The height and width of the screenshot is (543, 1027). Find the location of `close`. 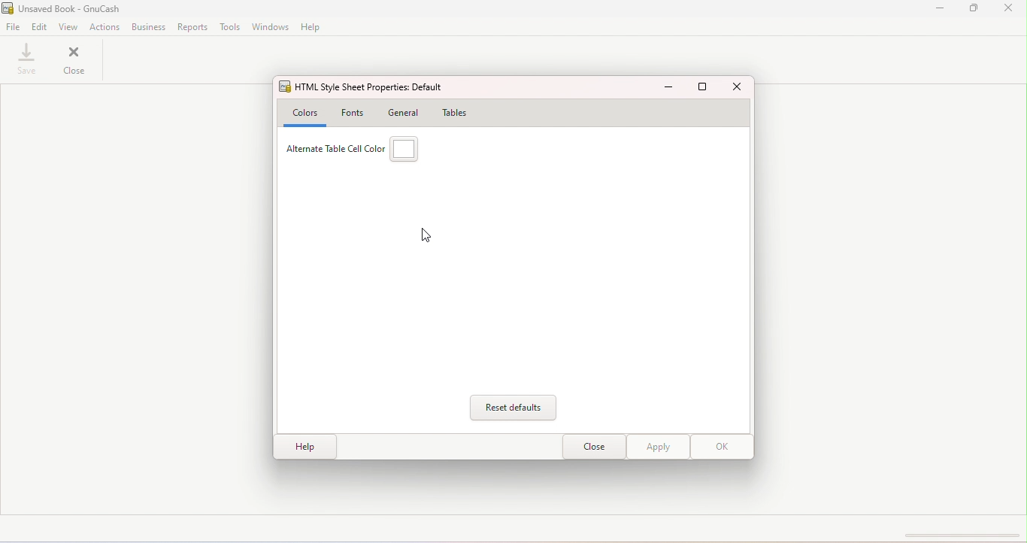

close is located at coordinates (595, 447).